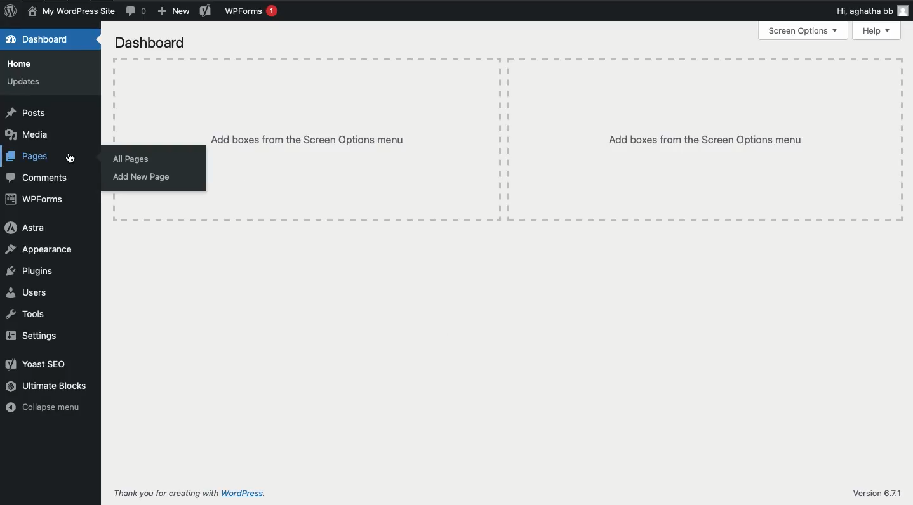 This screenshot has height=505, width=913. What do you see at coordinates (25, 292) in the screenshot?
I see `Users` at bounding box center [25, 292].